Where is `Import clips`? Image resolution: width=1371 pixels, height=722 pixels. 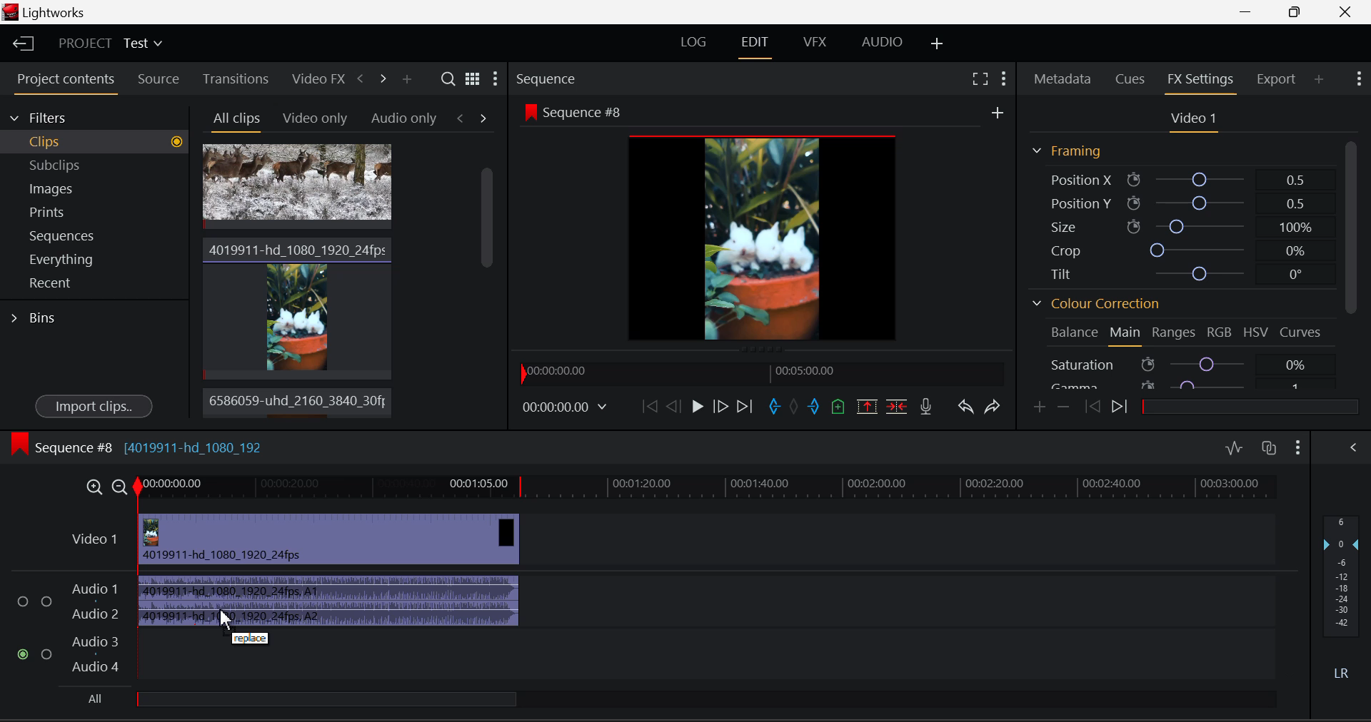
Import clips is located at coordinates (94, 405).